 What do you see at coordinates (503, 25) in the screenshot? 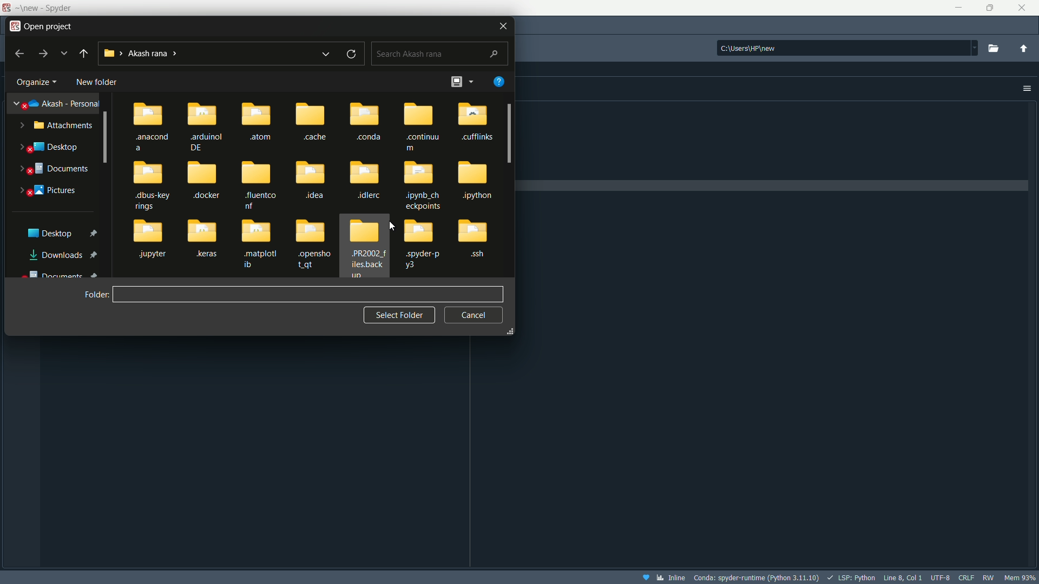
I see `close icon` at bounding box center [503, 25].